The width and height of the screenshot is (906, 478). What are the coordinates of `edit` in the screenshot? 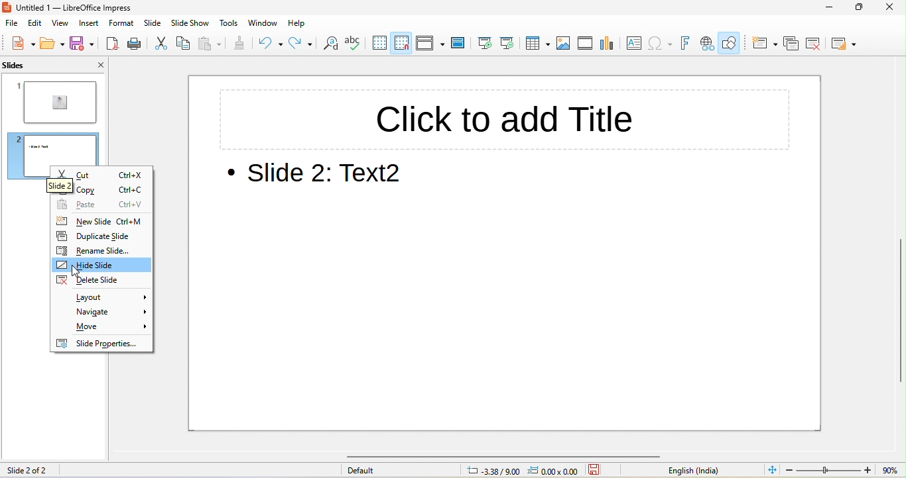 It's located at (37, 25).